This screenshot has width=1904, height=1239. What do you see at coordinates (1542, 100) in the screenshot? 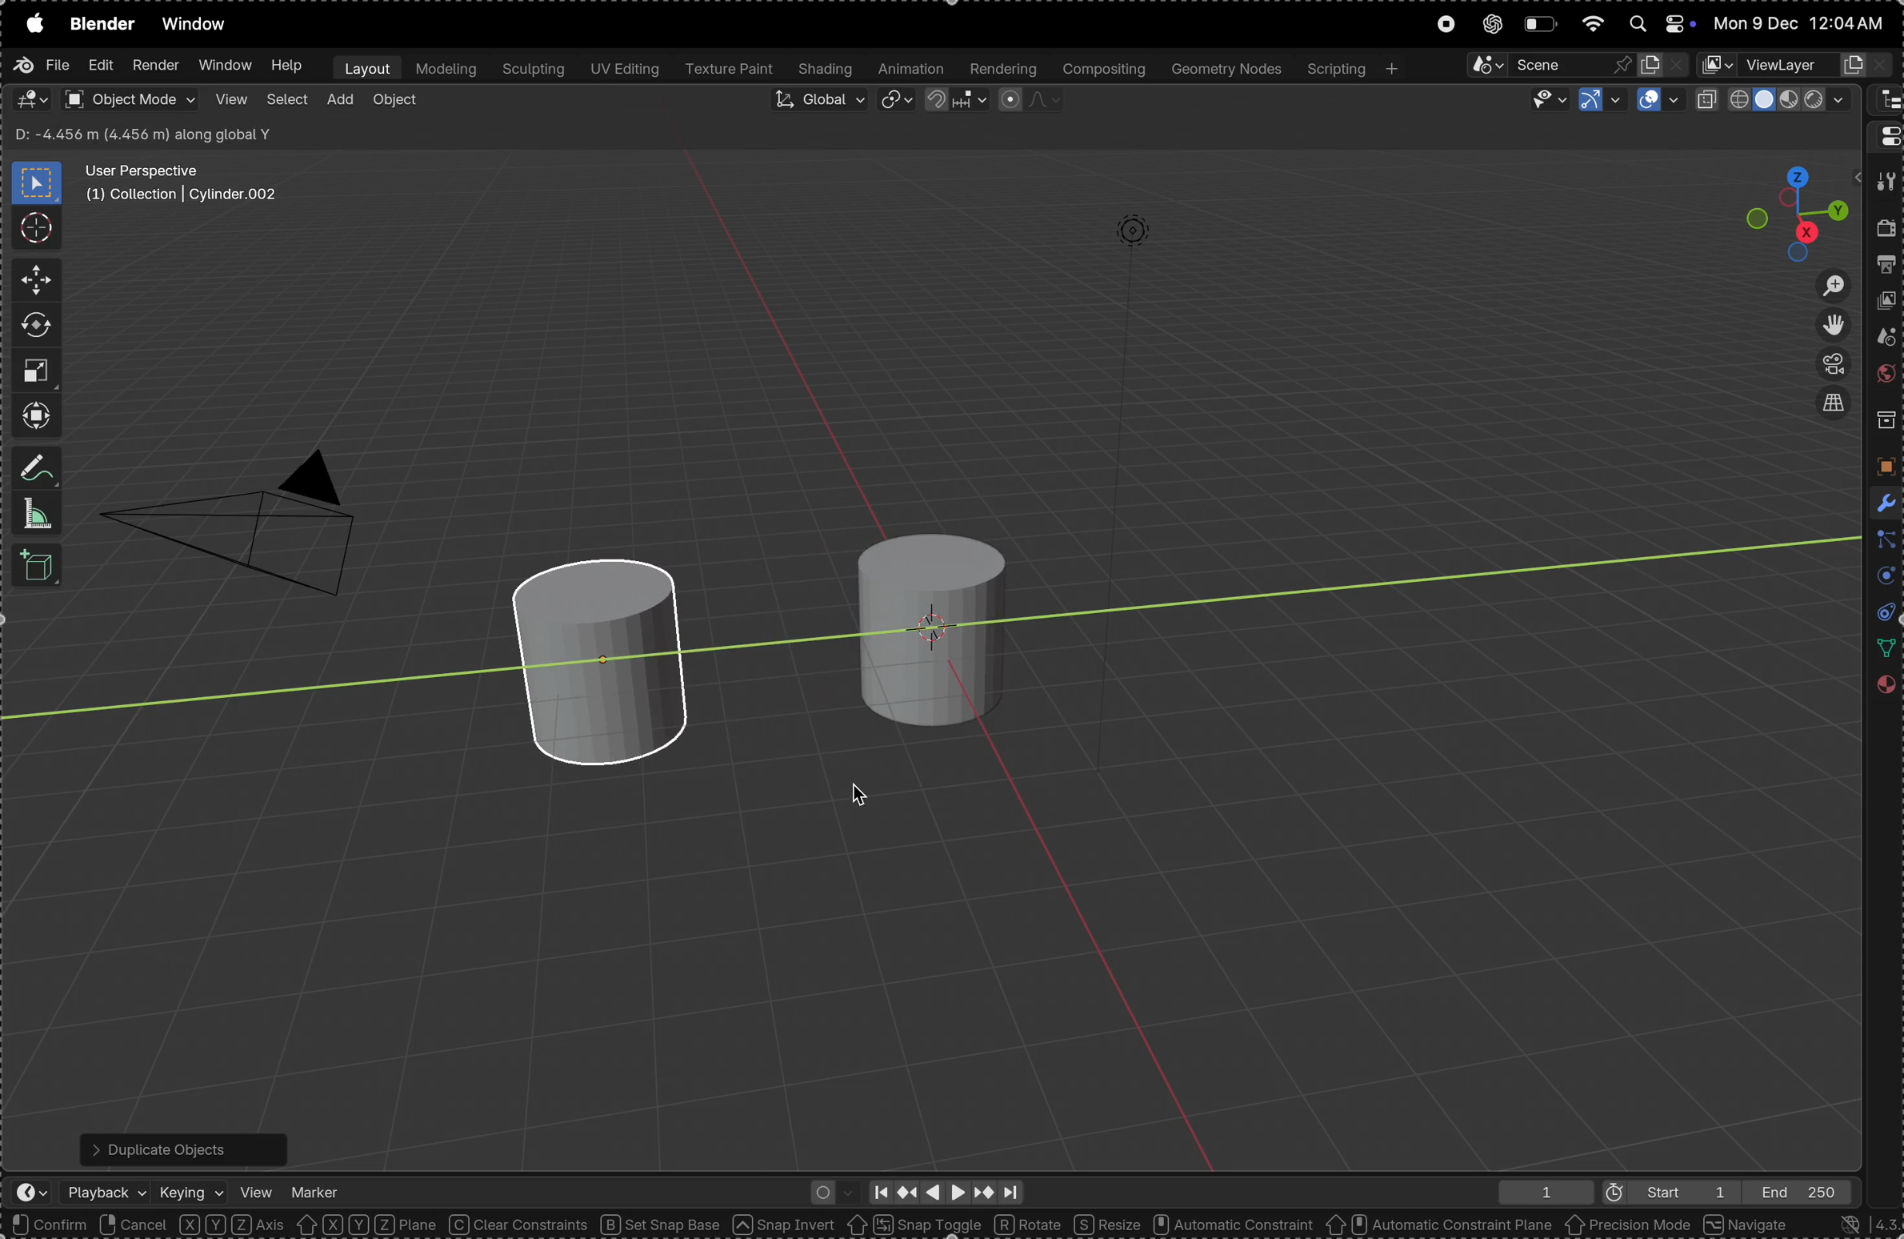
I see `visibility` at bounding box center [1542, 100].